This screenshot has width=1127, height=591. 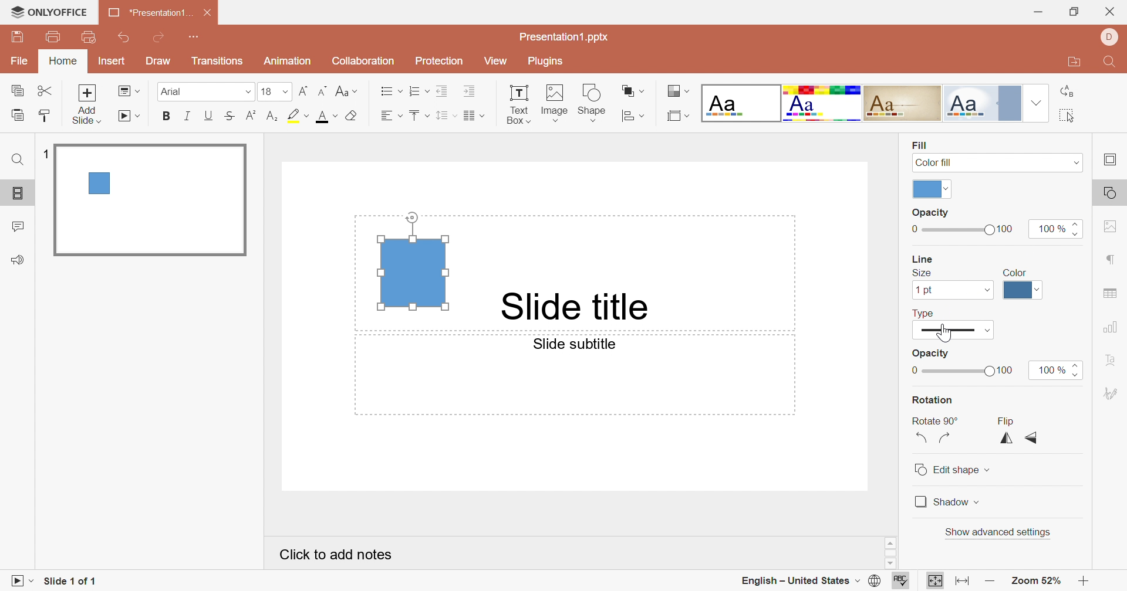 I want to click on Subscript, so click(x=271, y=117).